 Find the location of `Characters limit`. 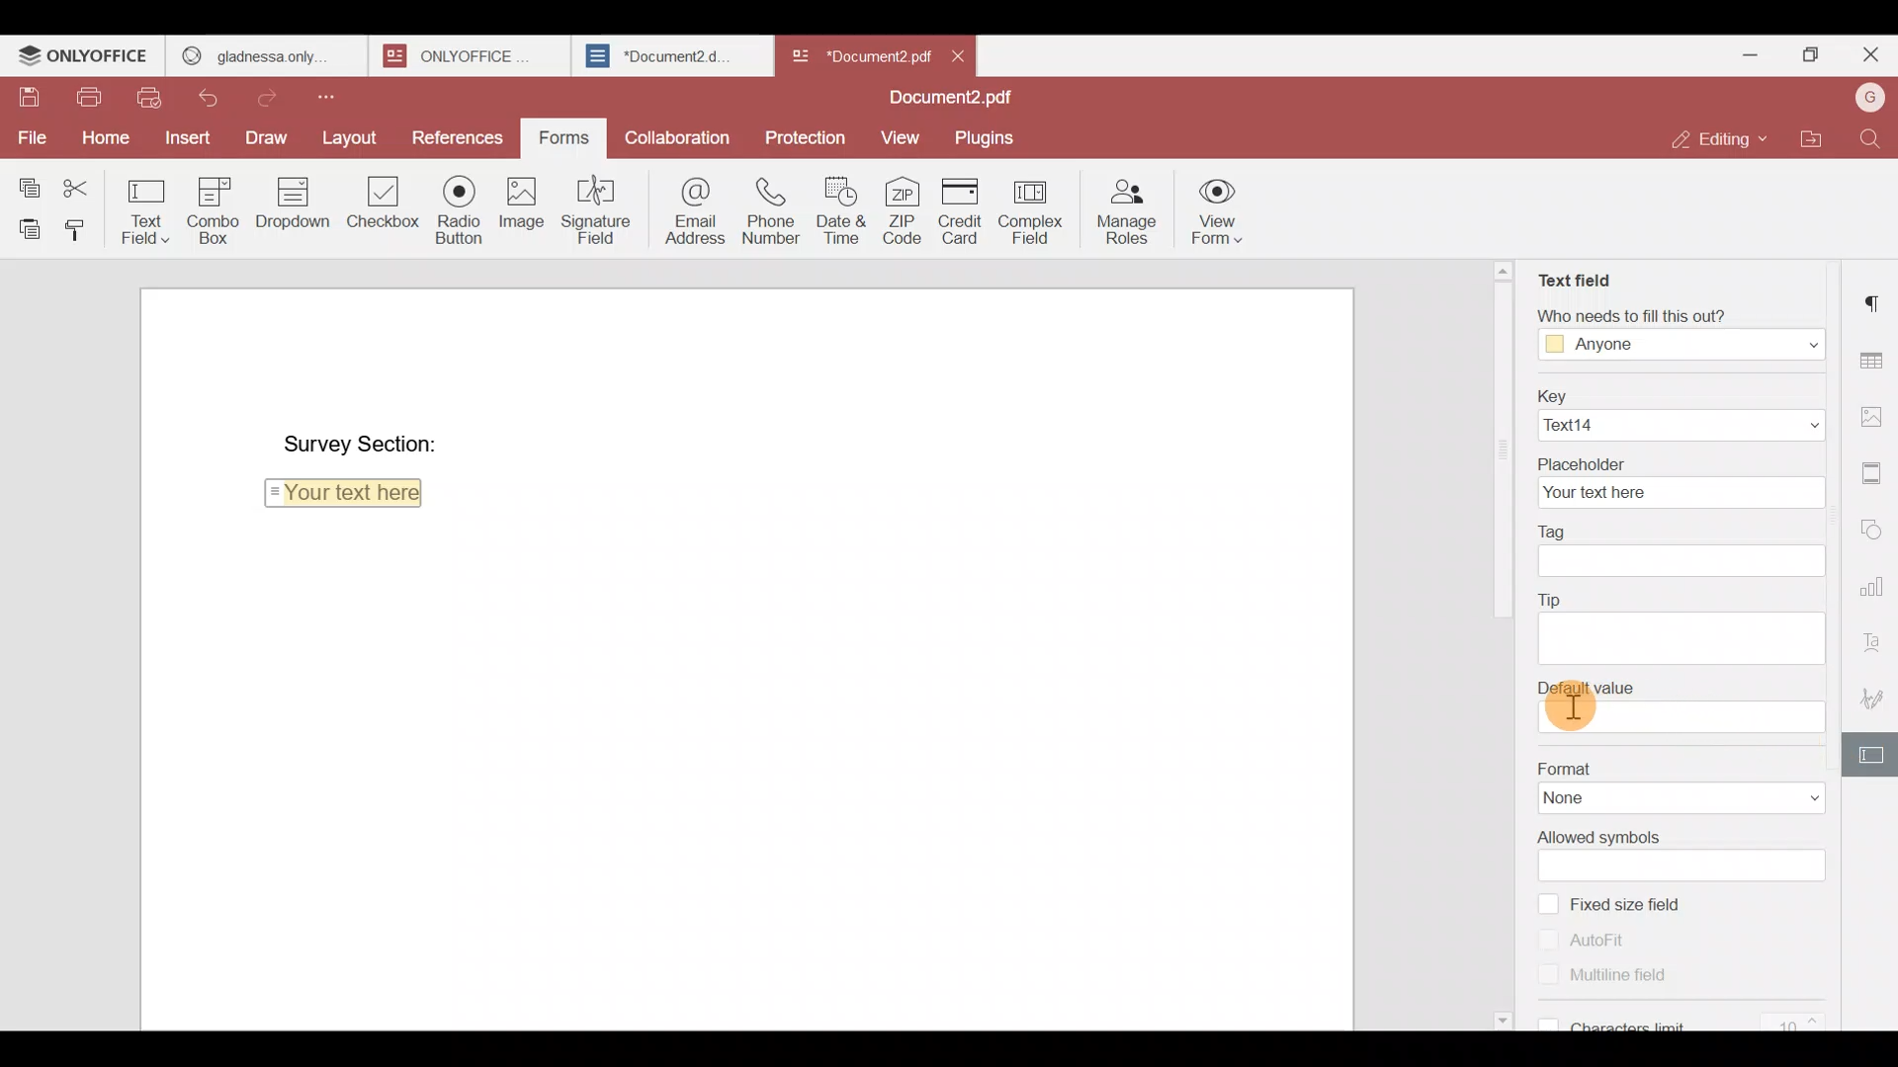

Characters limit is located at coordinates (1689, 1020).